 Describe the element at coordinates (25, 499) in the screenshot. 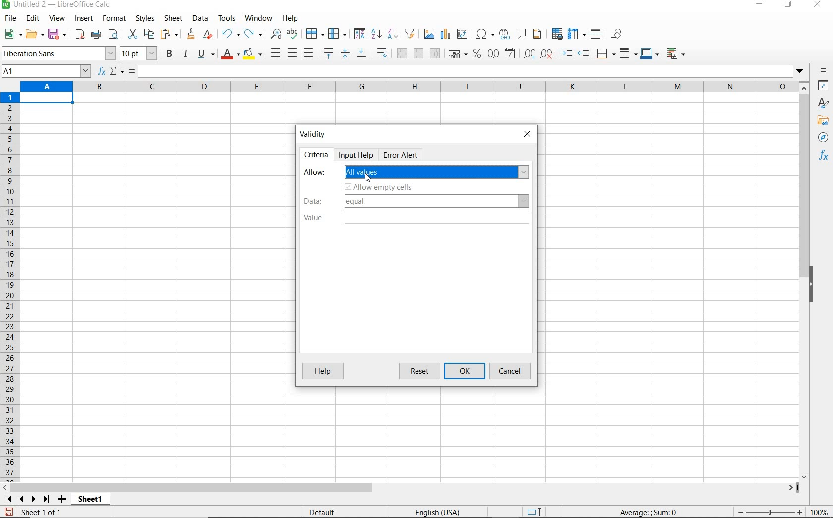

I see `scroll next` at that location.